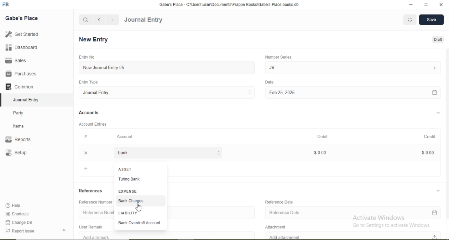 This screenshot has height=240, width=449. I want to click on MINIMIZE WINDOW, so click(409, 20).